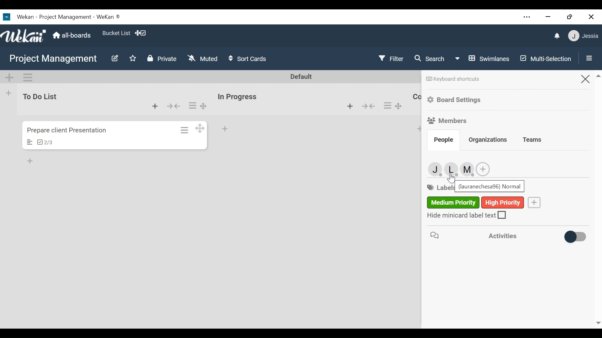  Describe the element at coordinates (225, 129) in the screenshot. I see `Add card to bottom of the list` at that location.